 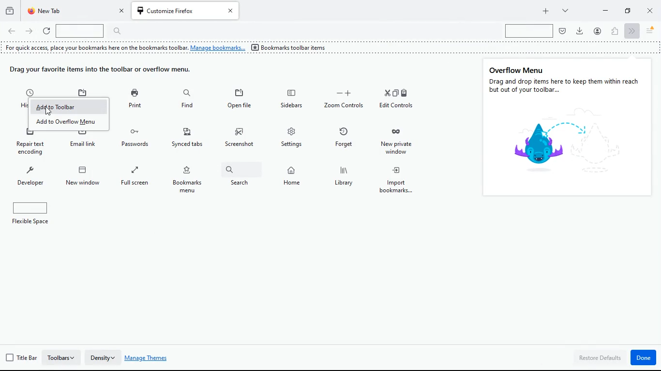 I want to click on new private window, so click(x=401, y=141).